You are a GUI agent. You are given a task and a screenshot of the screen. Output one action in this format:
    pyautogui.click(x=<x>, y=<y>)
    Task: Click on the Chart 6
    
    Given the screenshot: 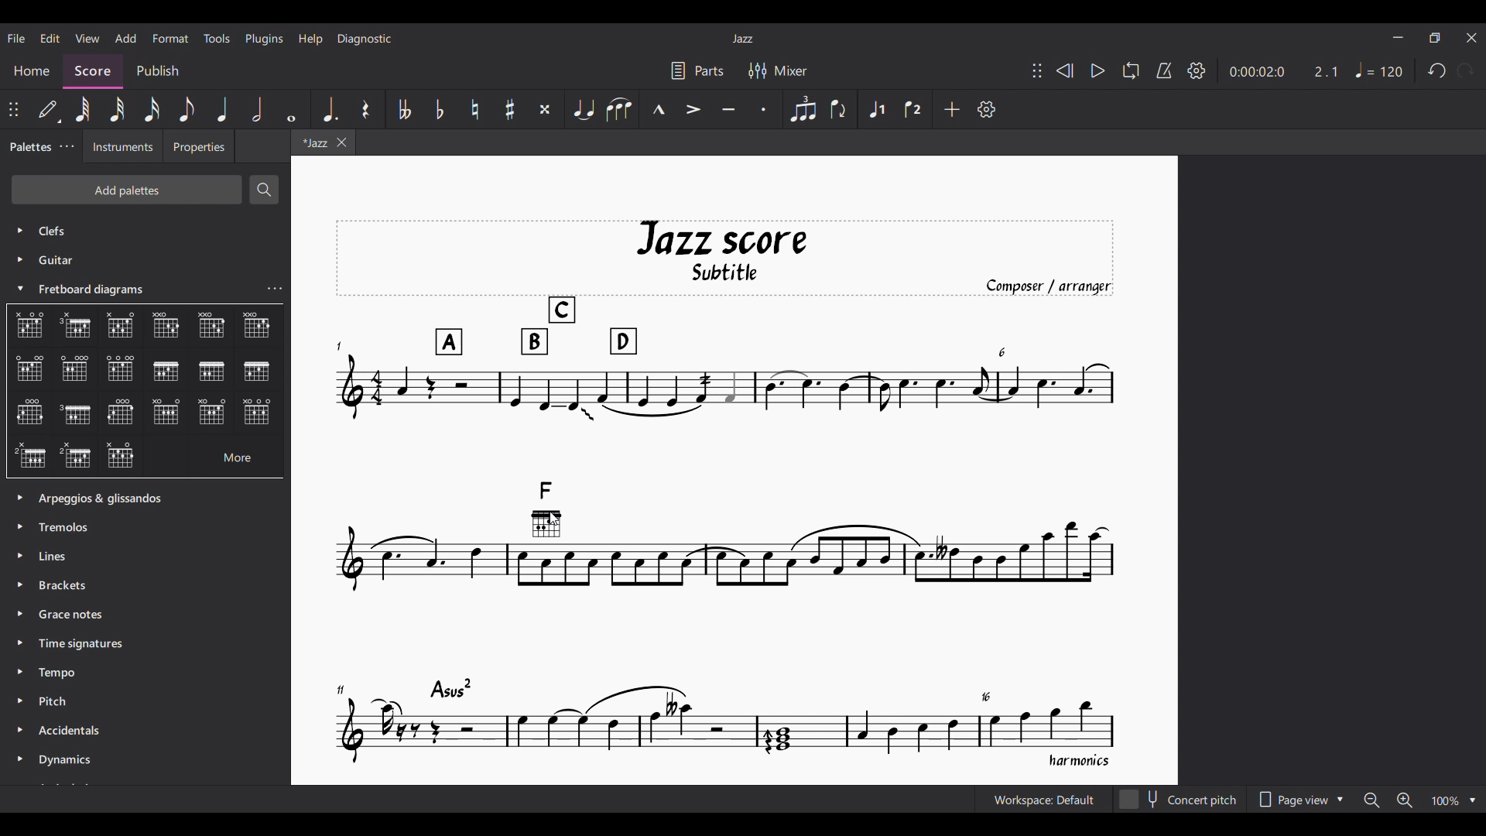 What is the action you would take?
    pyautogui.click(x=29, y=368)
    